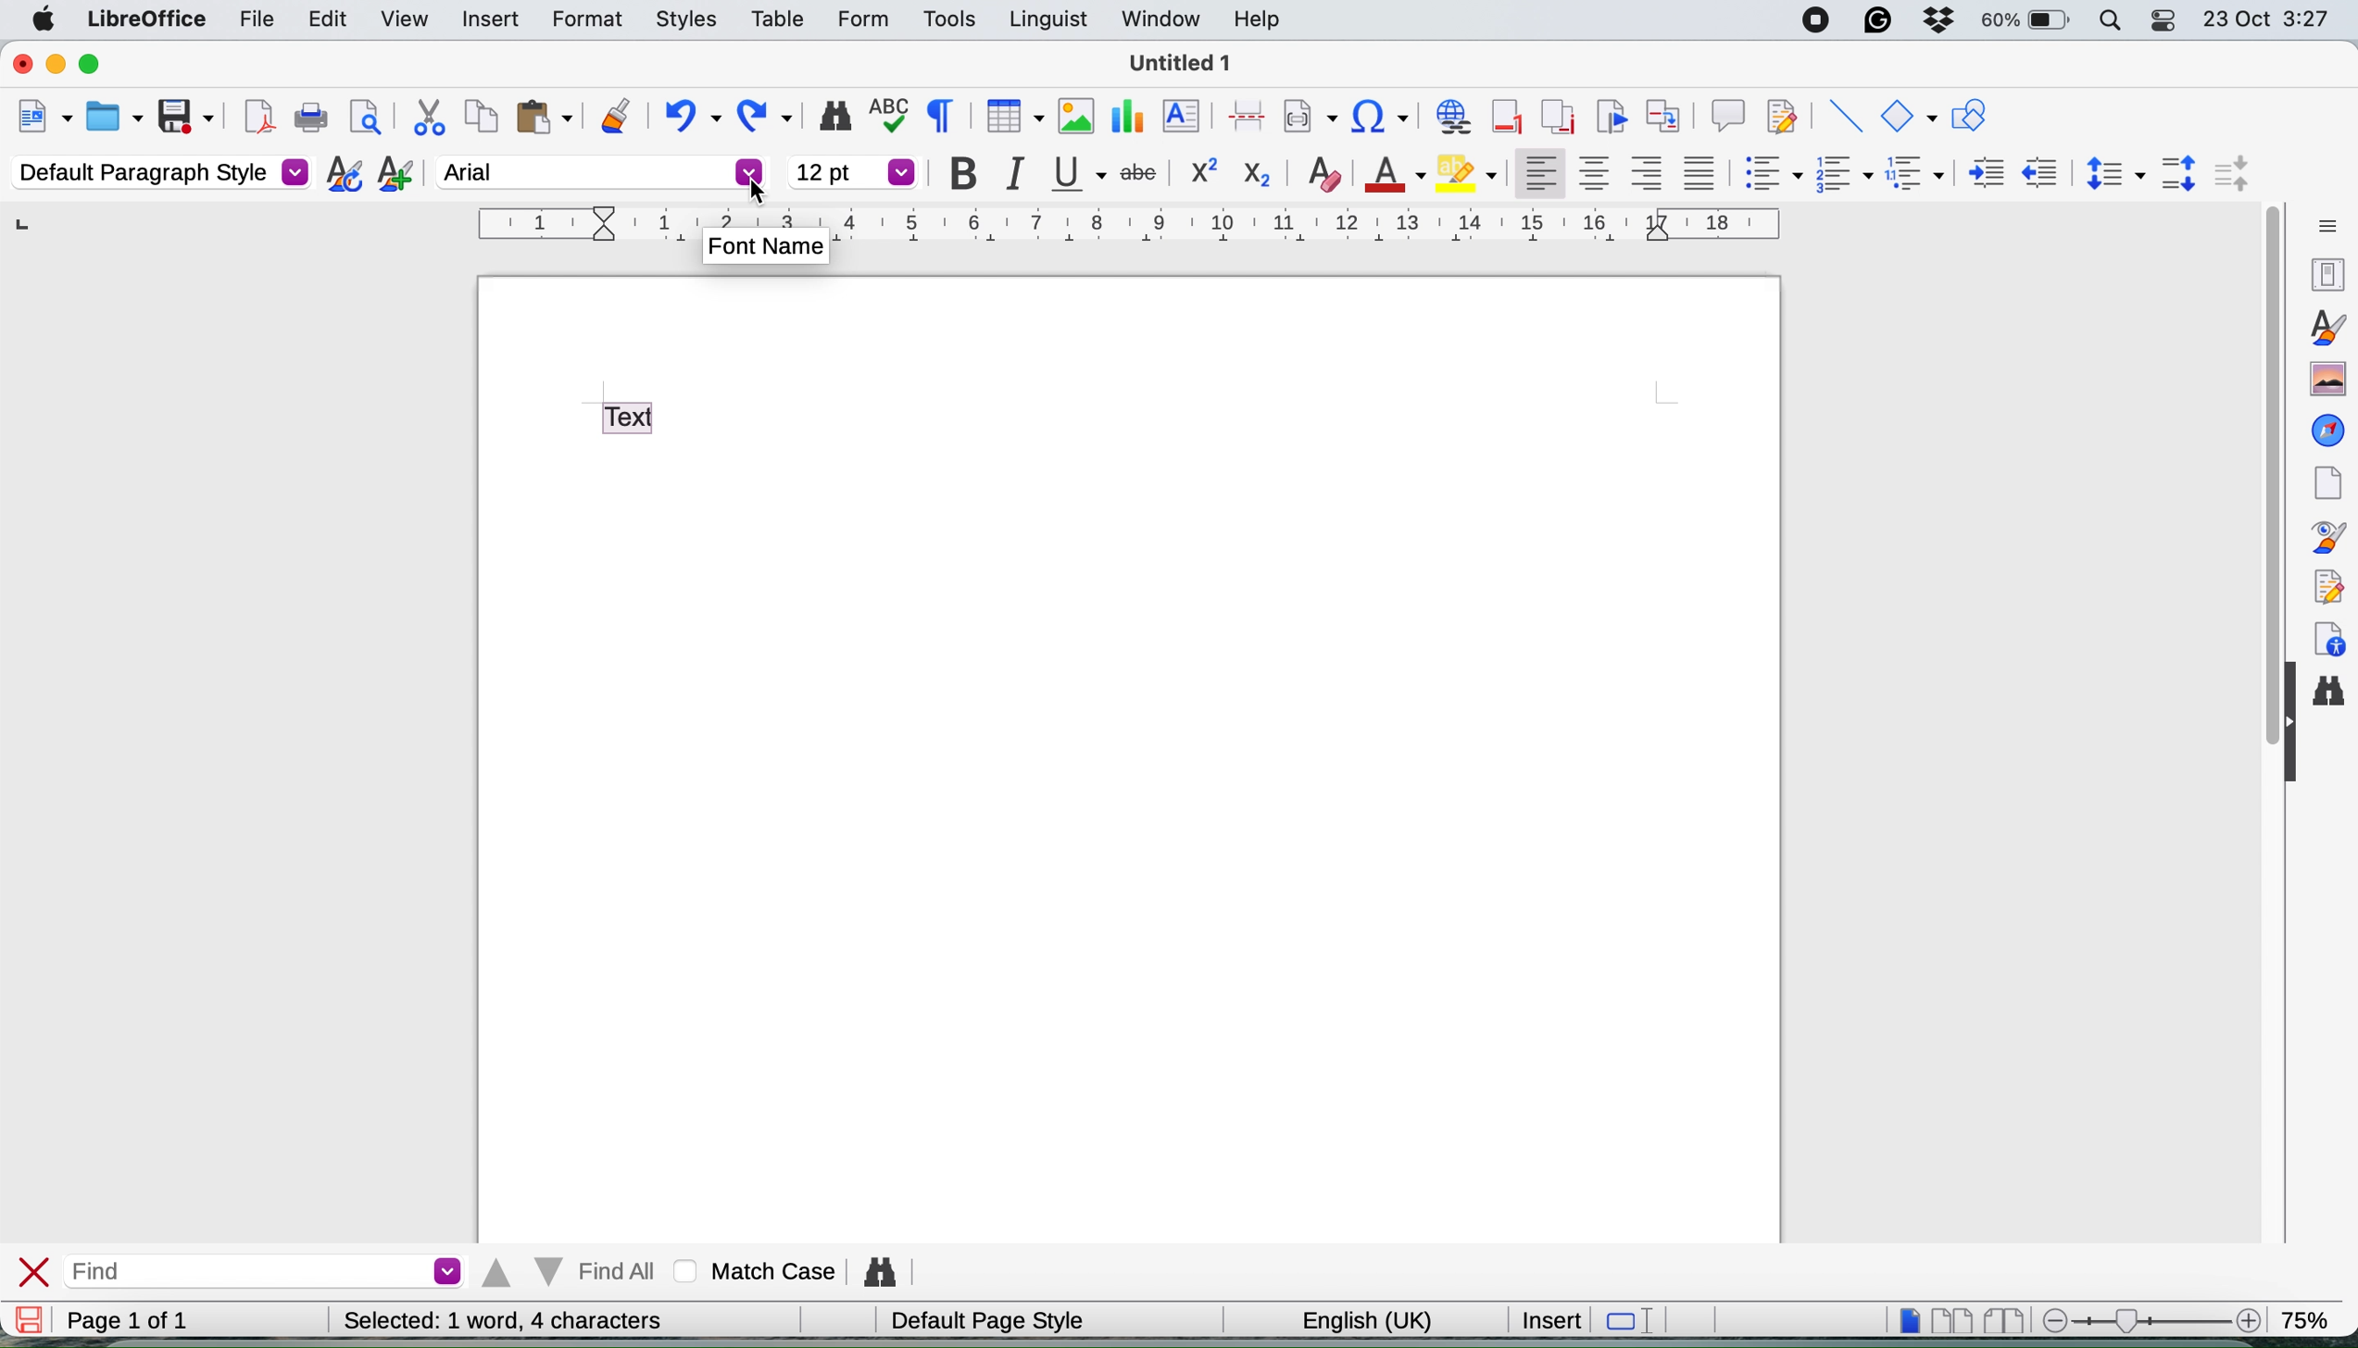  I want to click on increase indent, so click(1975, 173).